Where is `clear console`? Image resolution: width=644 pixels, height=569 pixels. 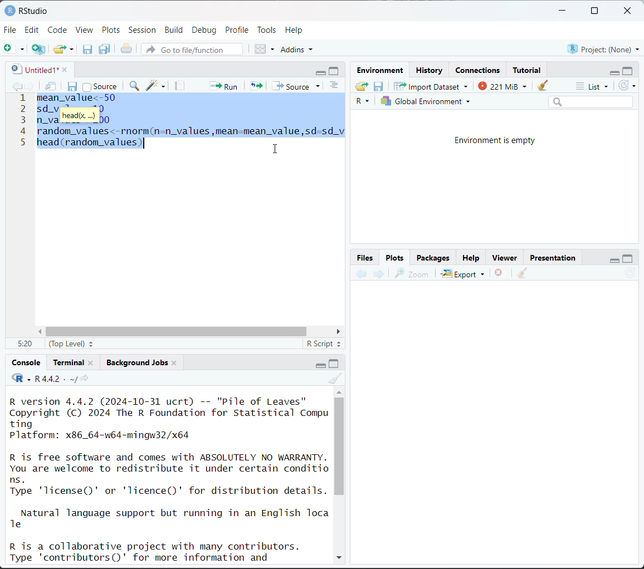 clear console is located at coordinates (336, 379).